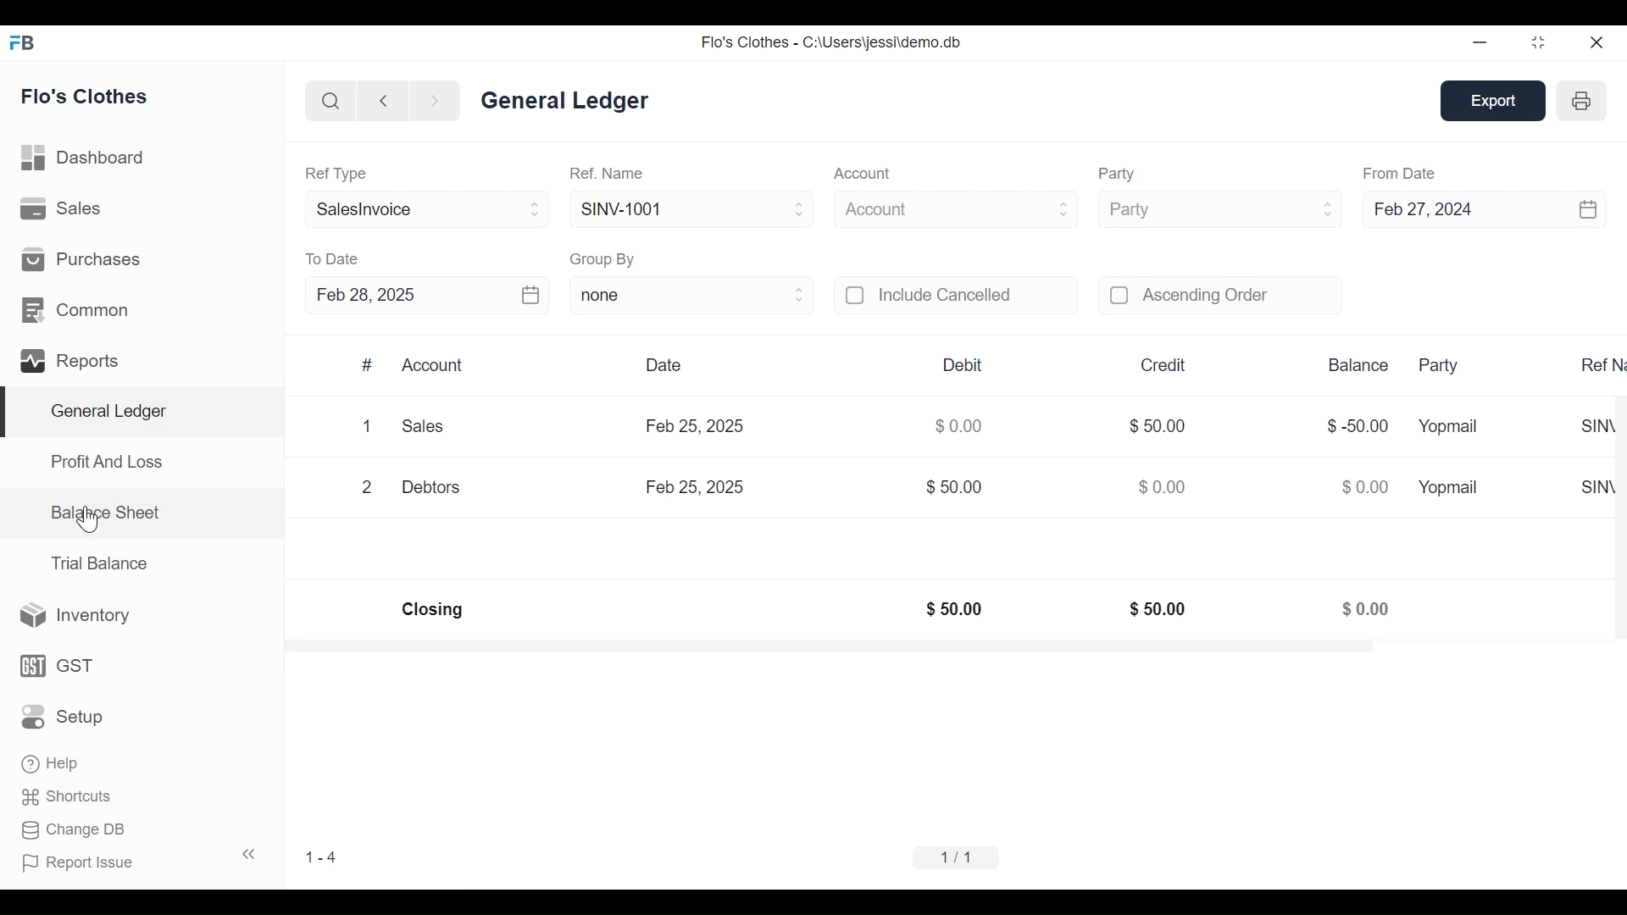  What do you see at coordinates (1441, 367) in the screenshot?
I see `Party` at bounding box center [1441, 367].